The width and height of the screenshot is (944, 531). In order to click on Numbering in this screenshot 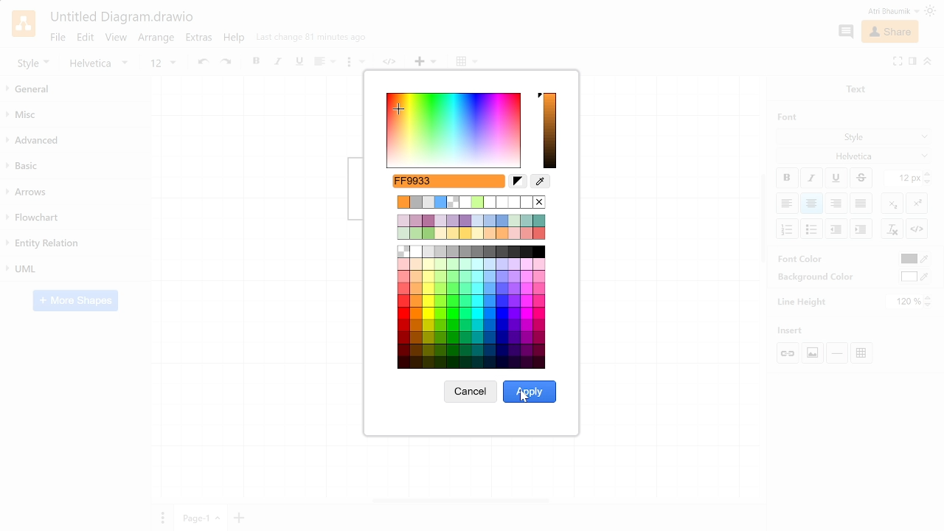, I will do `click(788, 229)`.